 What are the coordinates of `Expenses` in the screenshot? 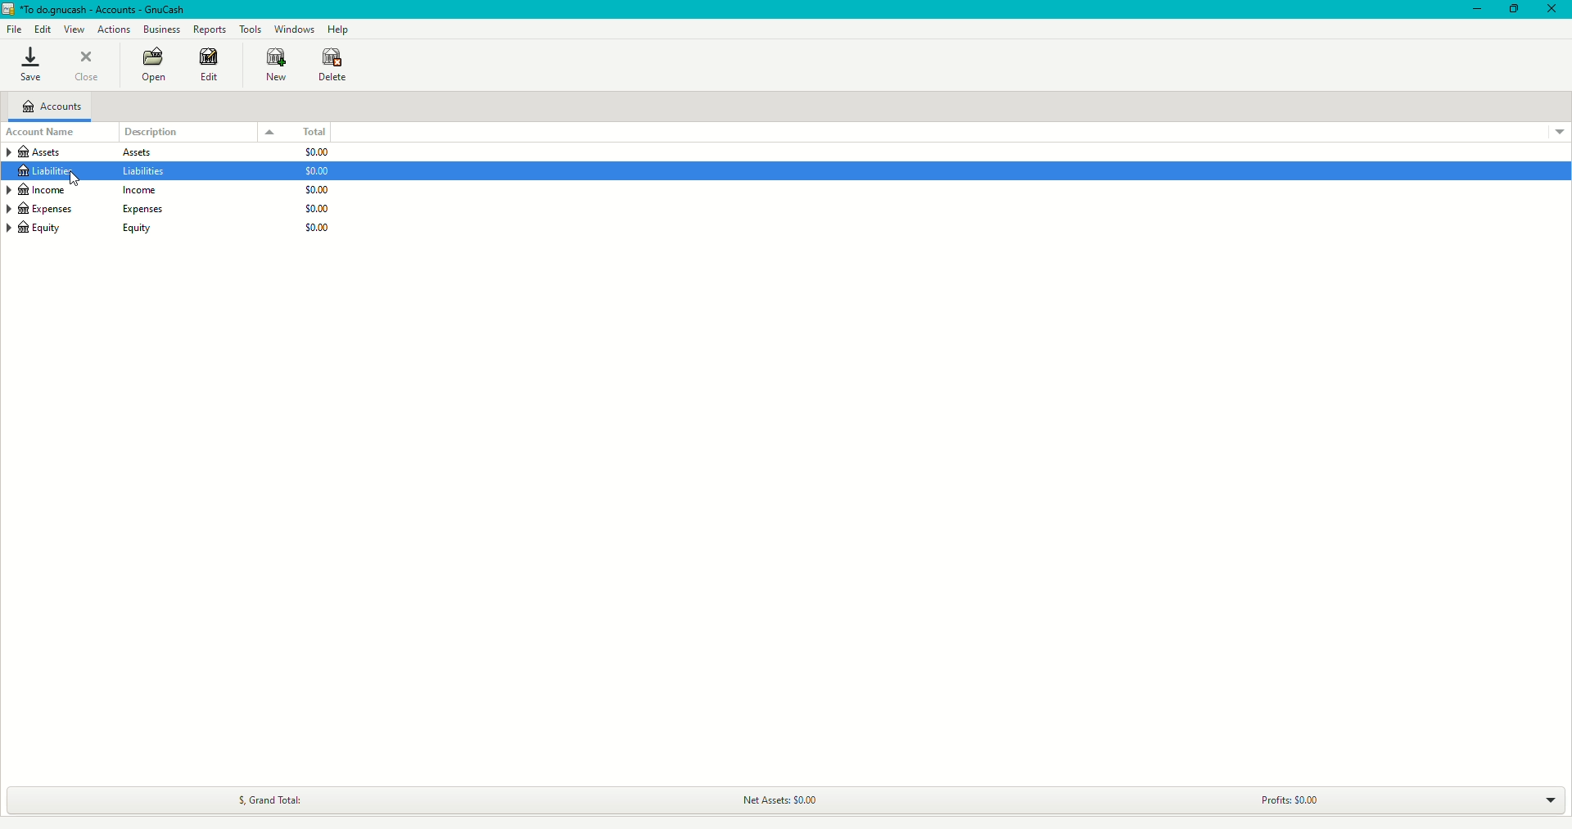 It's located at (84, 210).